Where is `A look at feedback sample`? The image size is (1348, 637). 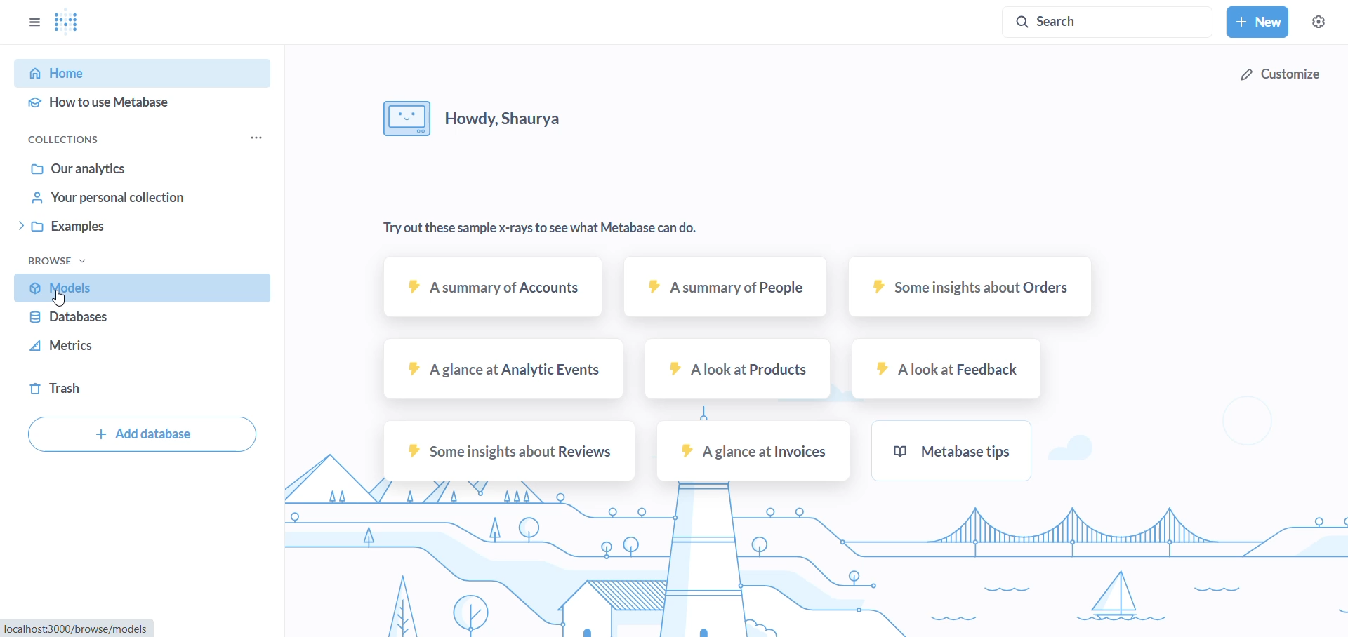 A look at feedback sample is located at coordinates (946, 373).